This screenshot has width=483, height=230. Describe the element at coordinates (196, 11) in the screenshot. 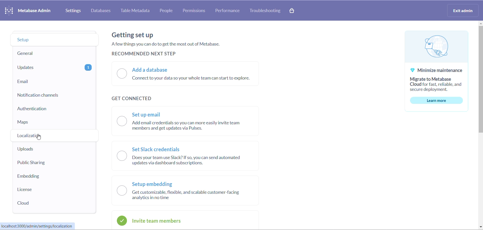

I see `PERMISSIONS` at that location.